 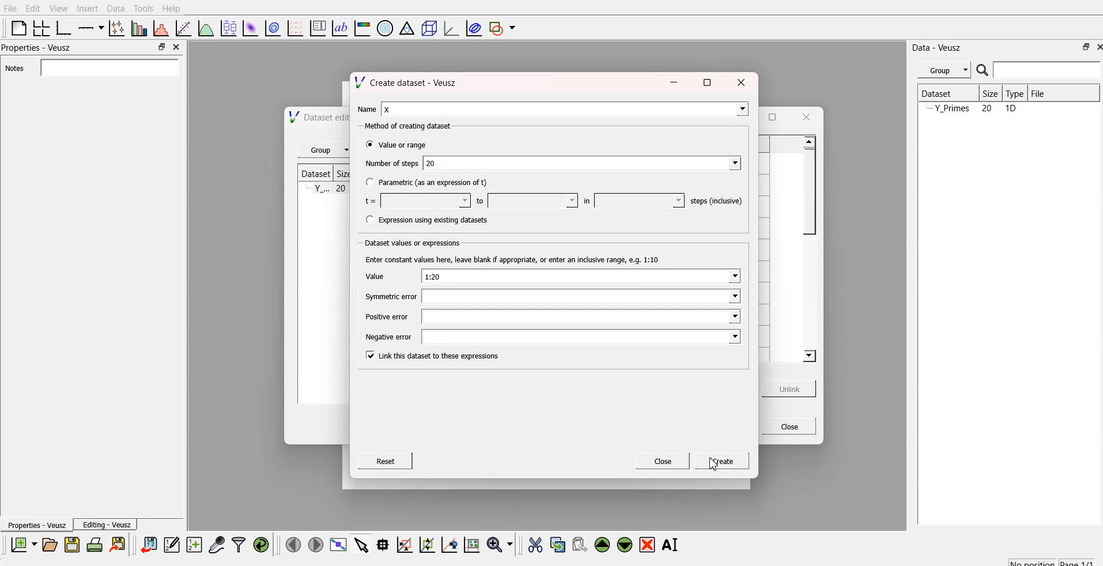 What do you see at coordinates (435, 358) in the screenshot?
I see `[Link this dataset to these expressions` at bounding box center [435, 358].